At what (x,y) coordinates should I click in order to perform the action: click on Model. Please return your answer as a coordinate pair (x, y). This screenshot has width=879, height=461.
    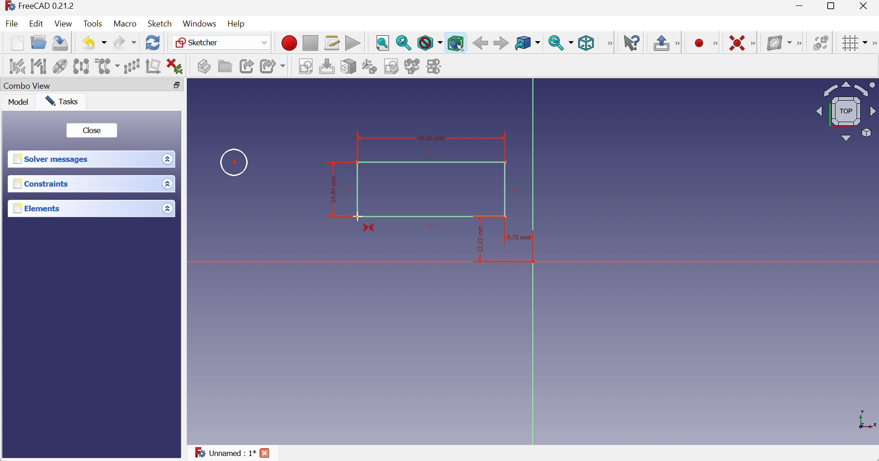
    Looking at the image, I should click on (19, 101).